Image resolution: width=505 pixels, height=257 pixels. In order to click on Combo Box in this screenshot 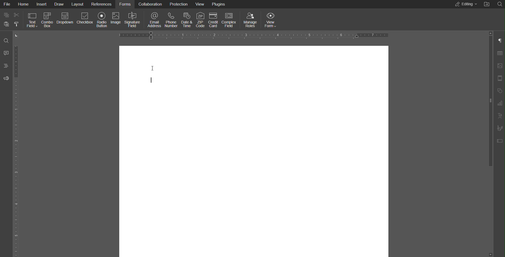, I will do `click(48, 19)`.